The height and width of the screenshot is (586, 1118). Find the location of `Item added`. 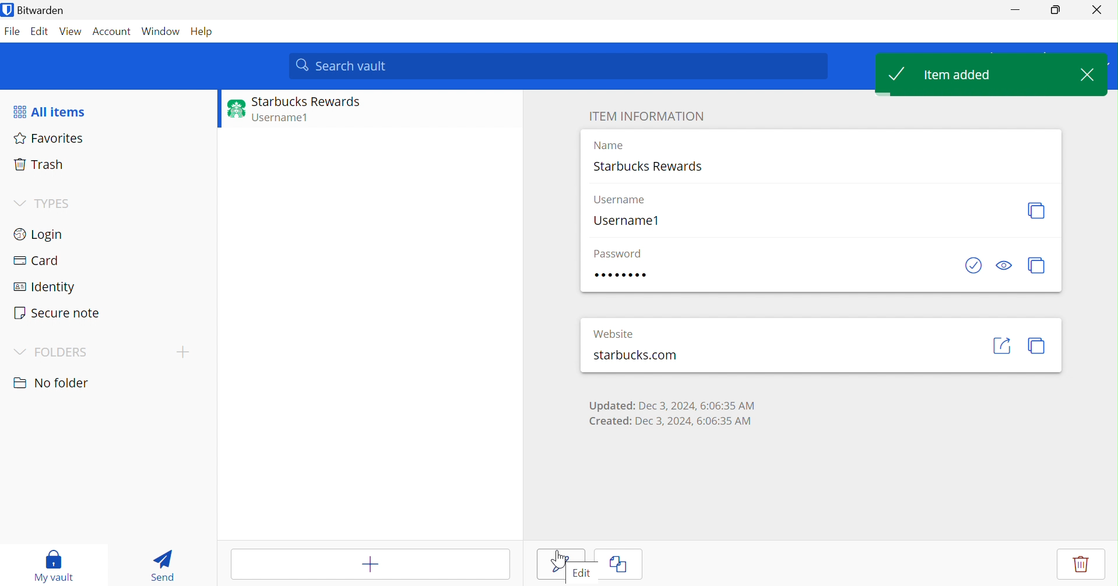

Item added is located at coordinates (969, 72).